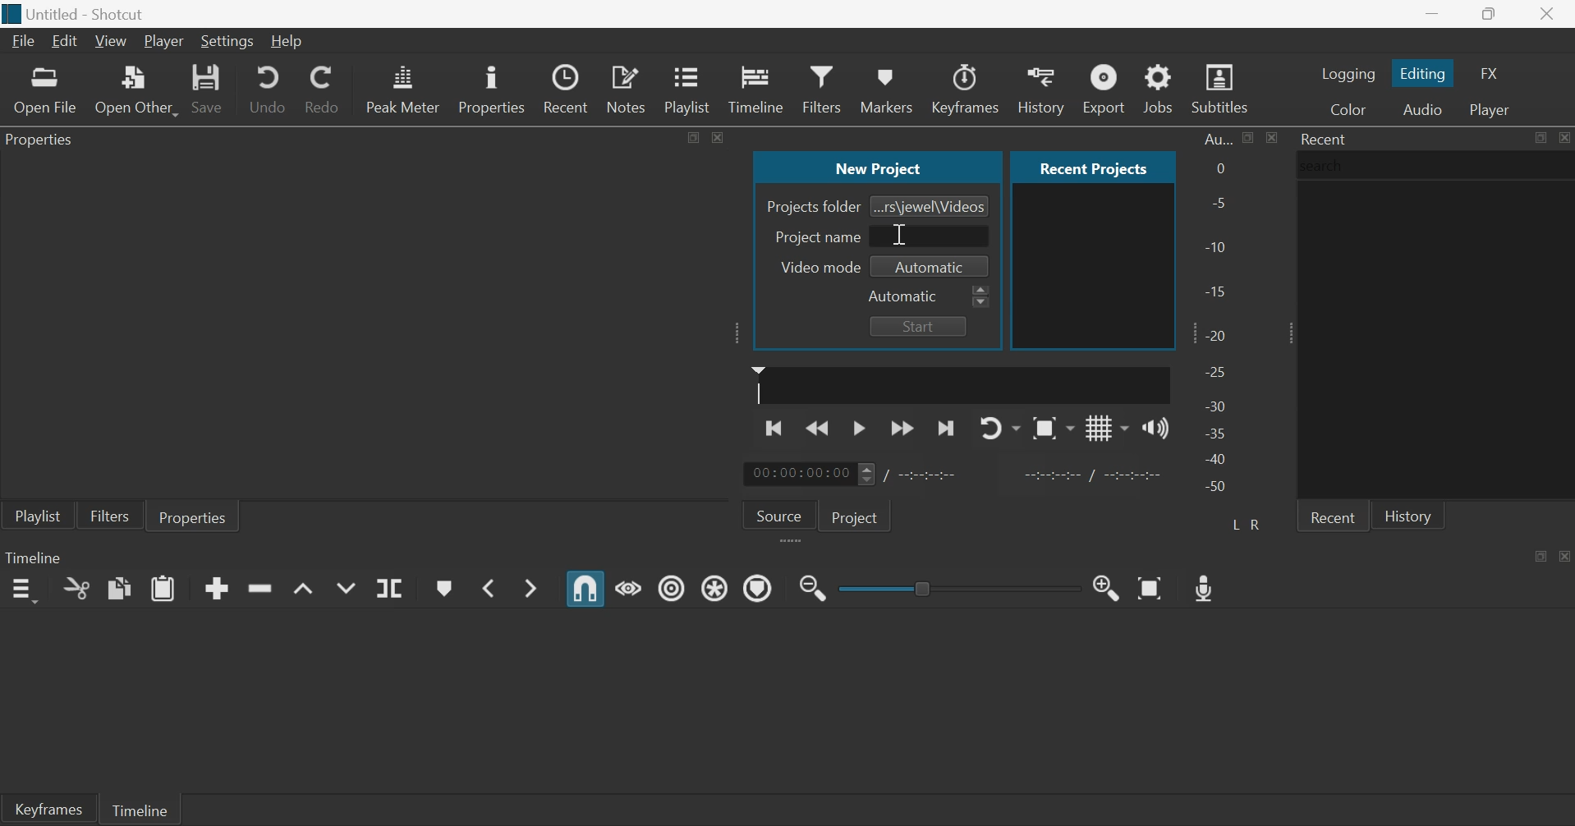 Image resolution: width=1575 pixels, height=826 pixels. Describe the element at coordinates (691, 88) in the screenshot. I see `Playlist` at that location.